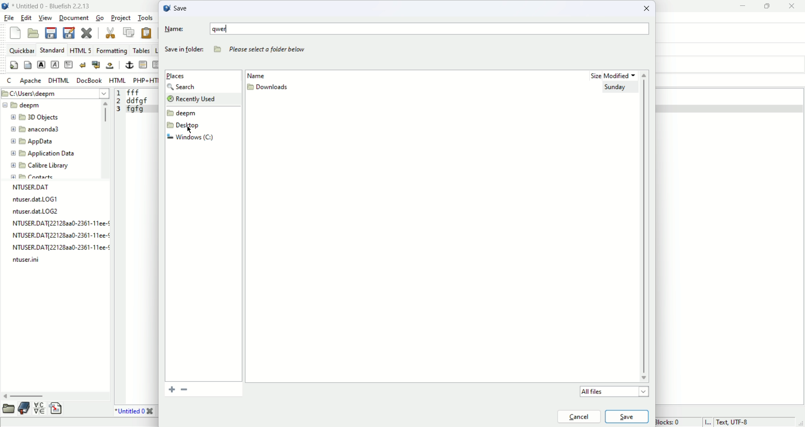 Image resolution: width=805 pixels, height=427 pixels. What do you see at coordinates (51, 33) in the screenshot?
I see `save current file` at bounding box center [51, 33].